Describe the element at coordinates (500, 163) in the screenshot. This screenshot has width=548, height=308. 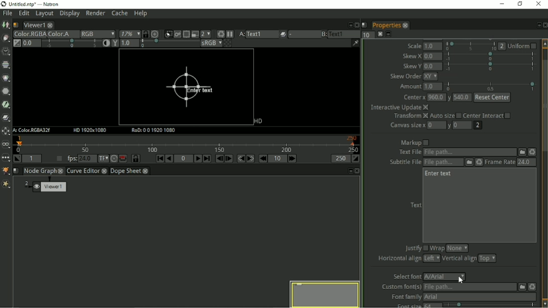
I see `Frame Rate` at that location.